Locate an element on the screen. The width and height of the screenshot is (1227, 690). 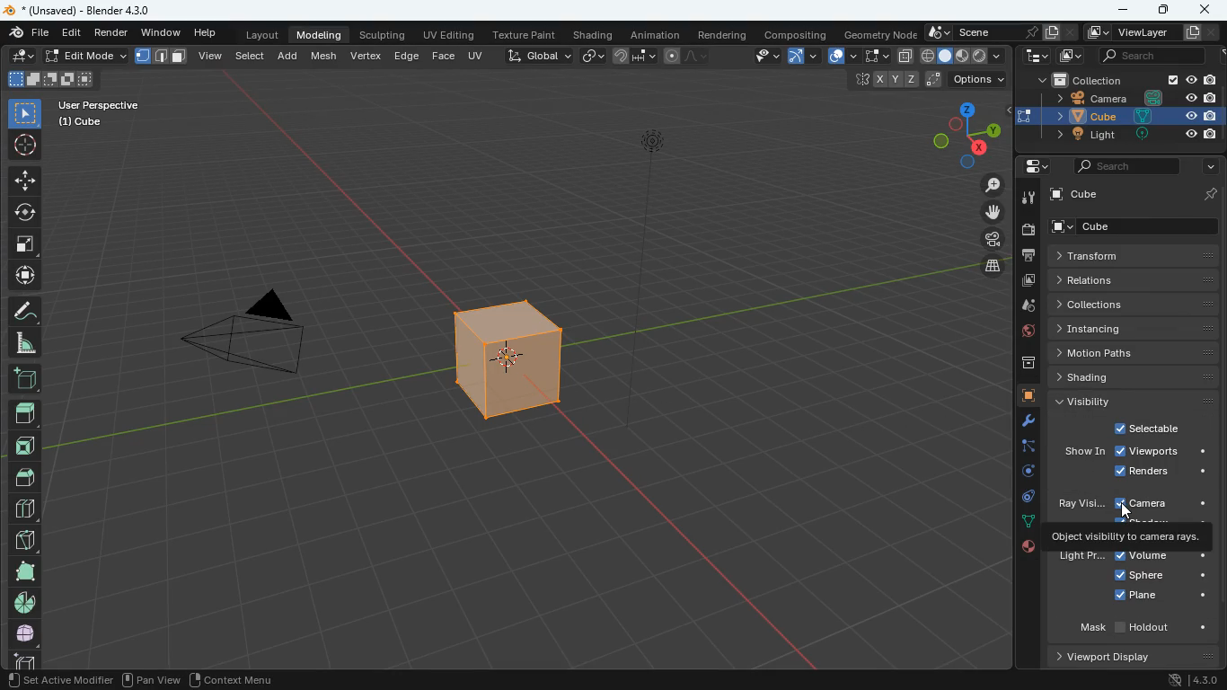
light is located at coordinates (1131, 135).